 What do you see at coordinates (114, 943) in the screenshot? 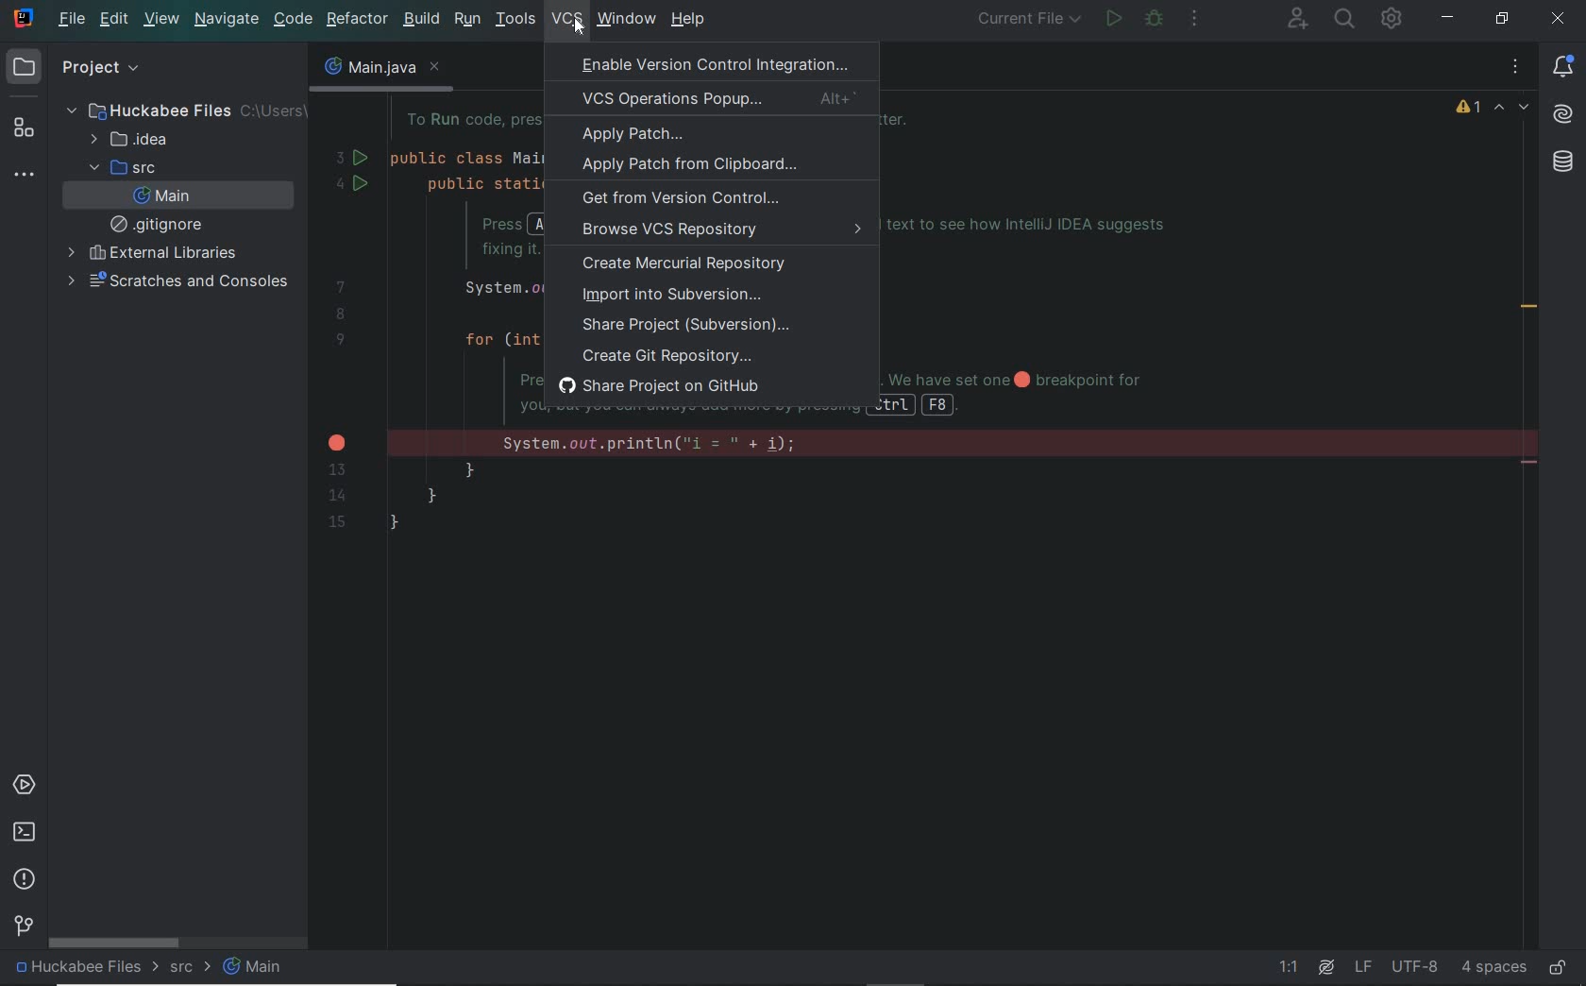
I see `scrollbar` at bounding box center [114, 943].